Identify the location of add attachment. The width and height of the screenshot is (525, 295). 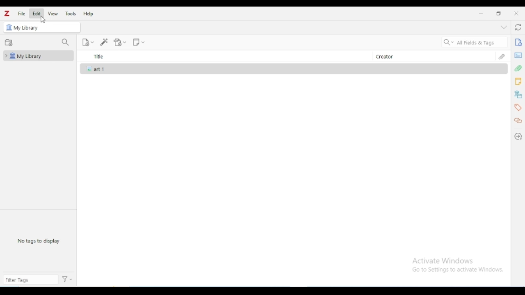
(120, 42).